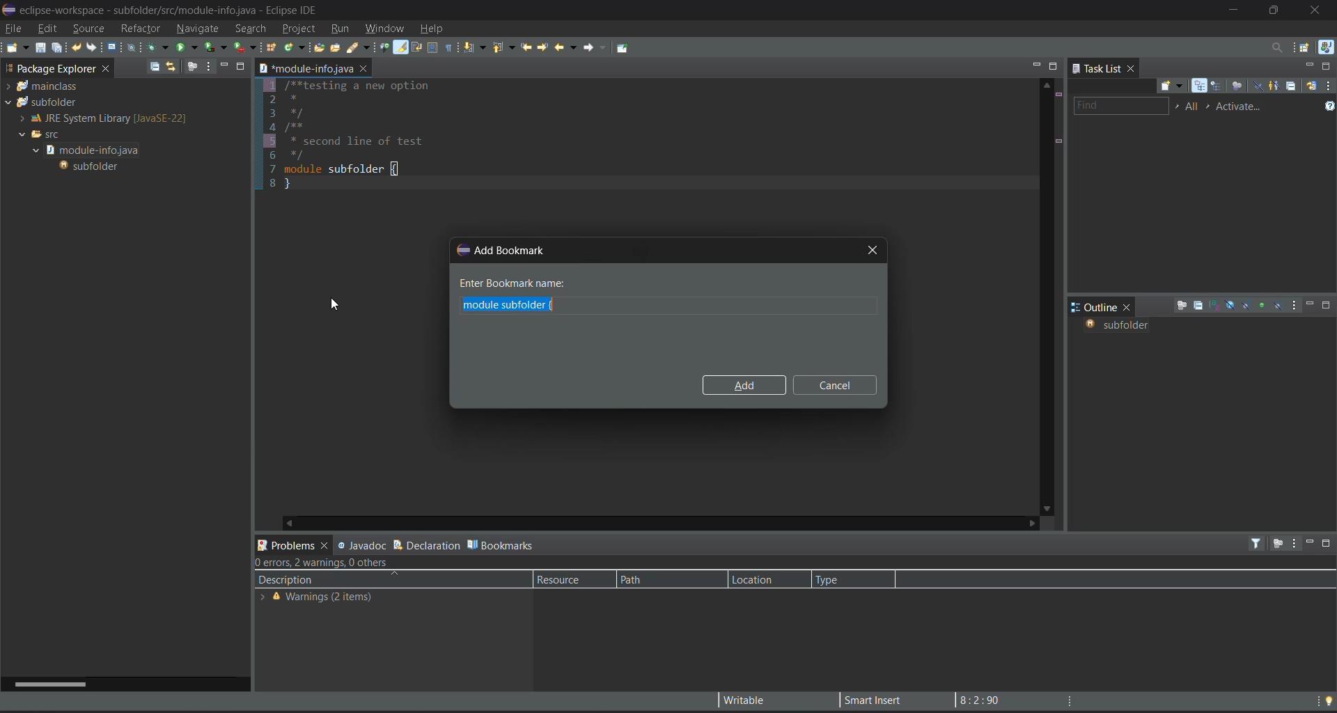  I want to click on source, so click(90, 26).